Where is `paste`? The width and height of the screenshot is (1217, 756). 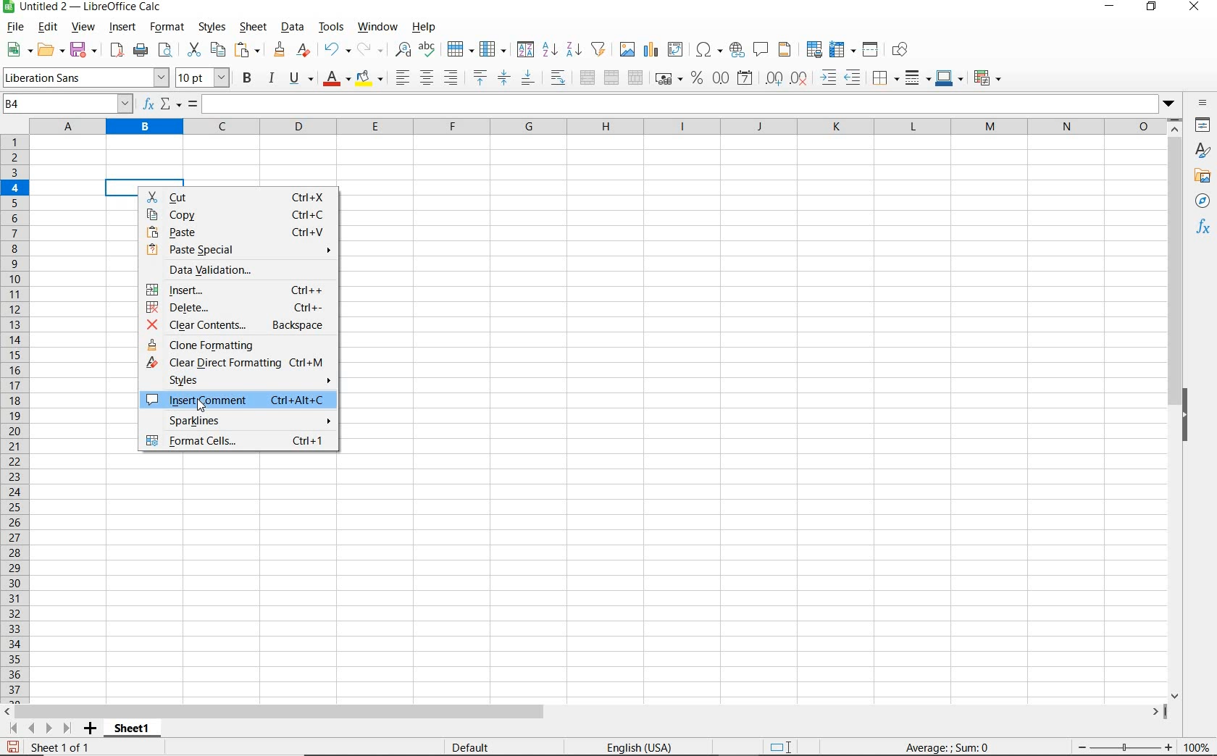
paste is located at coordinates (247, 51).